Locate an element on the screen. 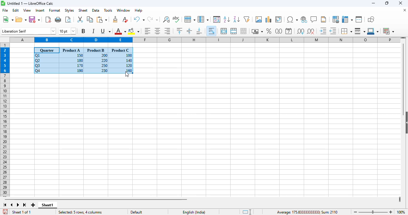  edit is located at coordinates (16, 10).